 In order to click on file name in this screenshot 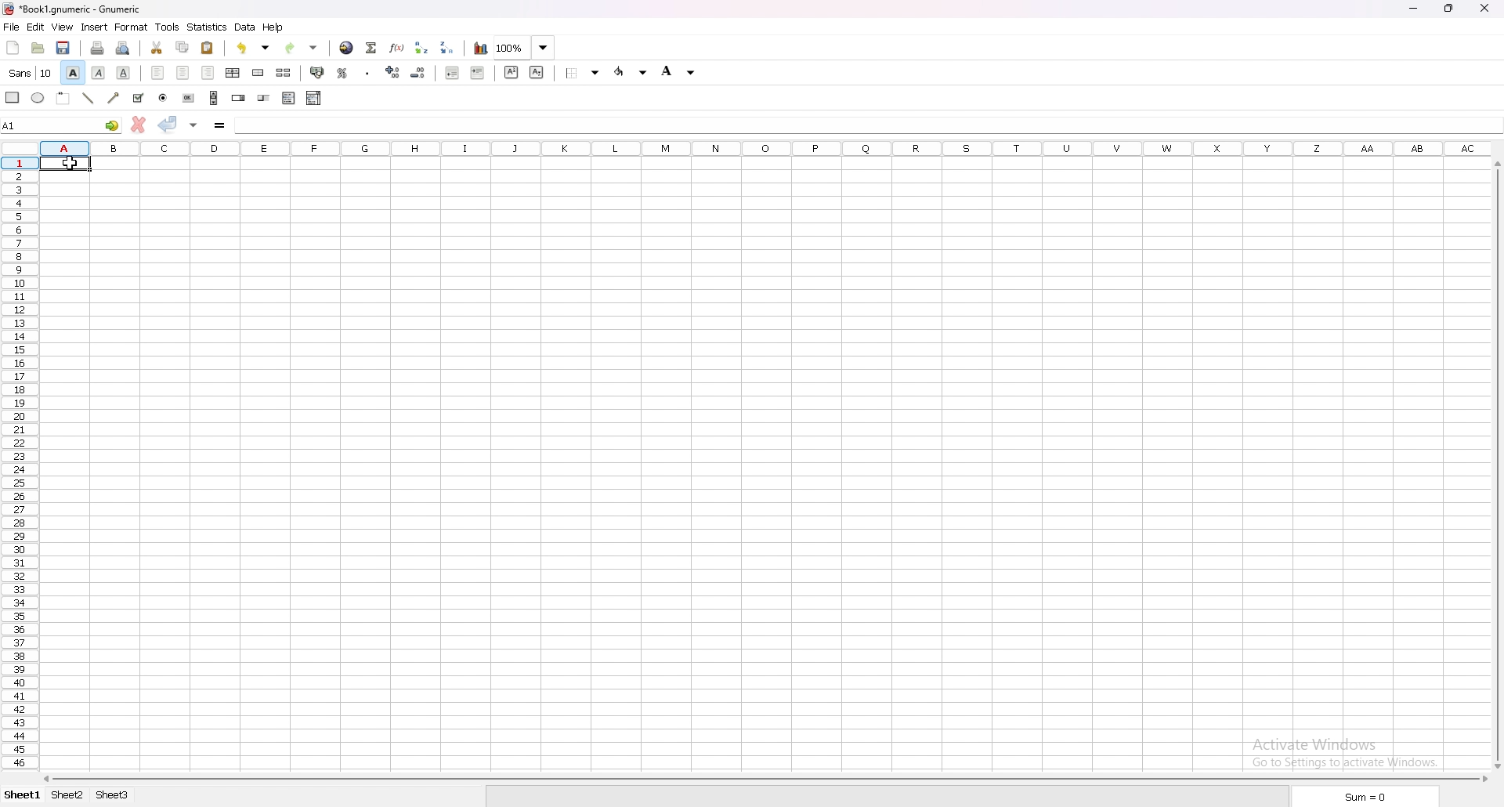, I will do `click(72, 9)`.